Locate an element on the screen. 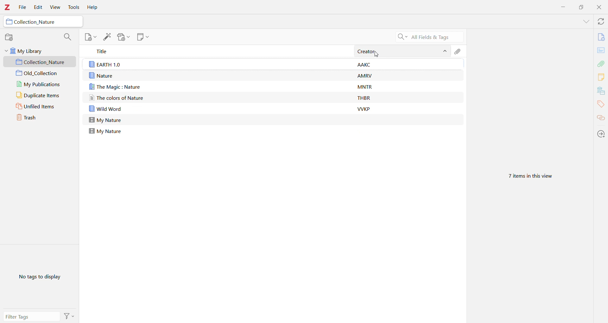  Sync with zotero.org is located at coordinates (601, 21).